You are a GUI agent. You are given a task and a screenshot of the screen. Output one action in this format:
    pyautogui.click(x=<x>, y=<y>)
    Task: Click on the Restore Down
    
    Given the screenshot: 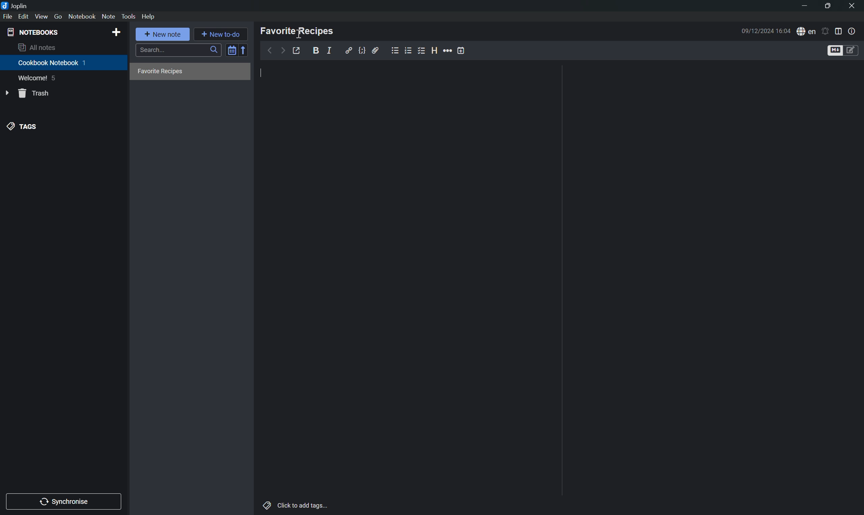 What is the action you would take?
    pyautogui.click(x=827, y=7)
    